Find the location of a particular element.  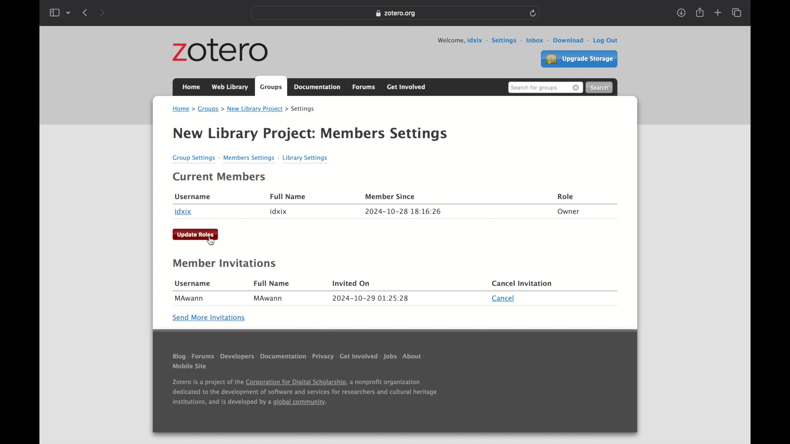

MAwann is located at coordinates (269, 298).